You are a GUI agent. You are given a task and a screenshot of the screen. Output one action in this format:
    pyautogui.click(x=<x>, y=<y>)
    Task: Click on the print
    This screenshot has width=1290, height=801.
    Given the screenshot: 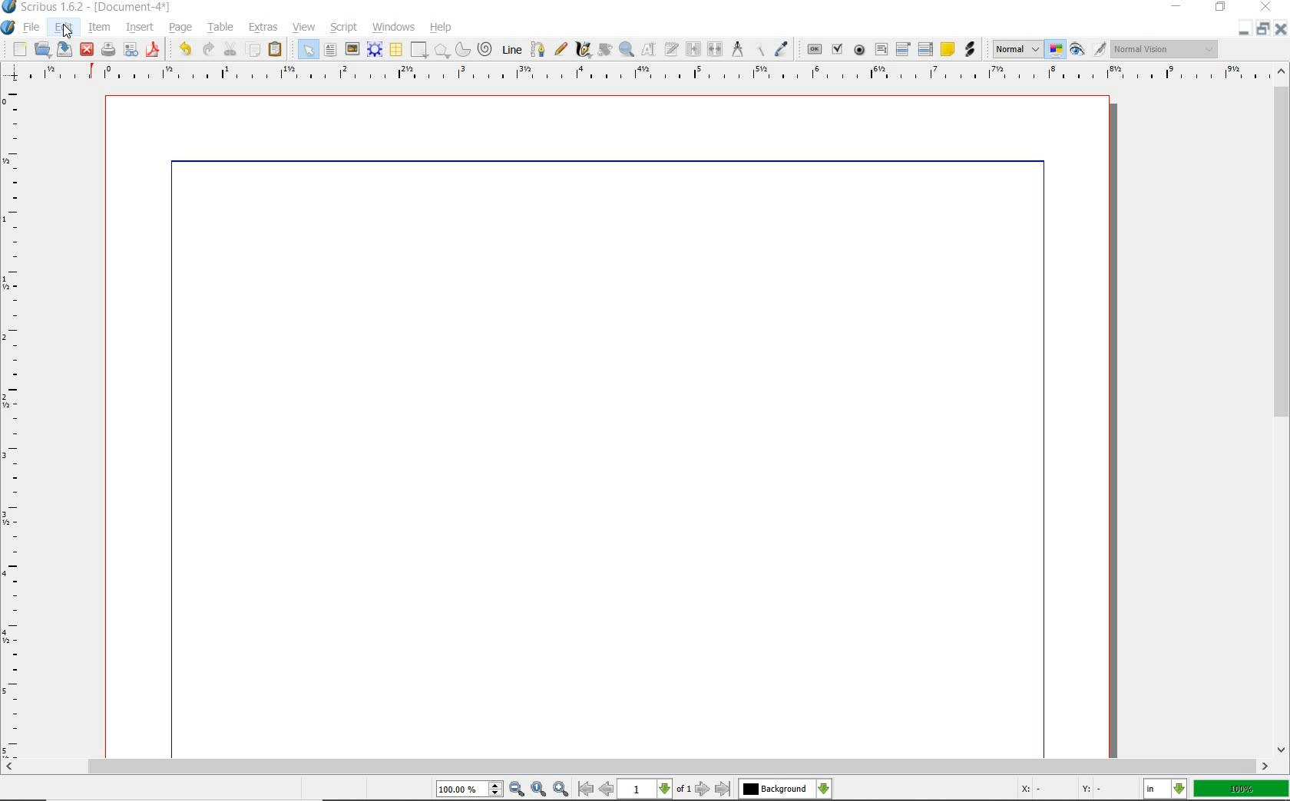 What is the action you would take?
    pyautogui.click(x=108, y=49)
    